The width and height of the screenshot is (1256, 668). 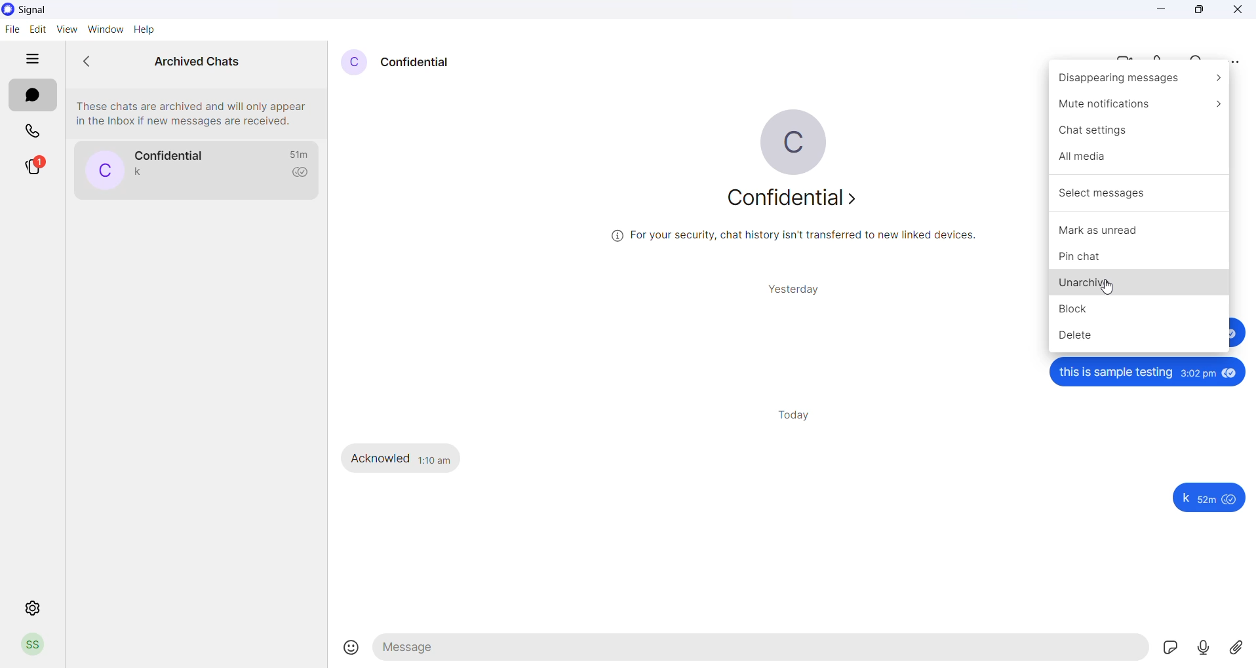 I want to click on profile picture, so click(x=354, y=61).